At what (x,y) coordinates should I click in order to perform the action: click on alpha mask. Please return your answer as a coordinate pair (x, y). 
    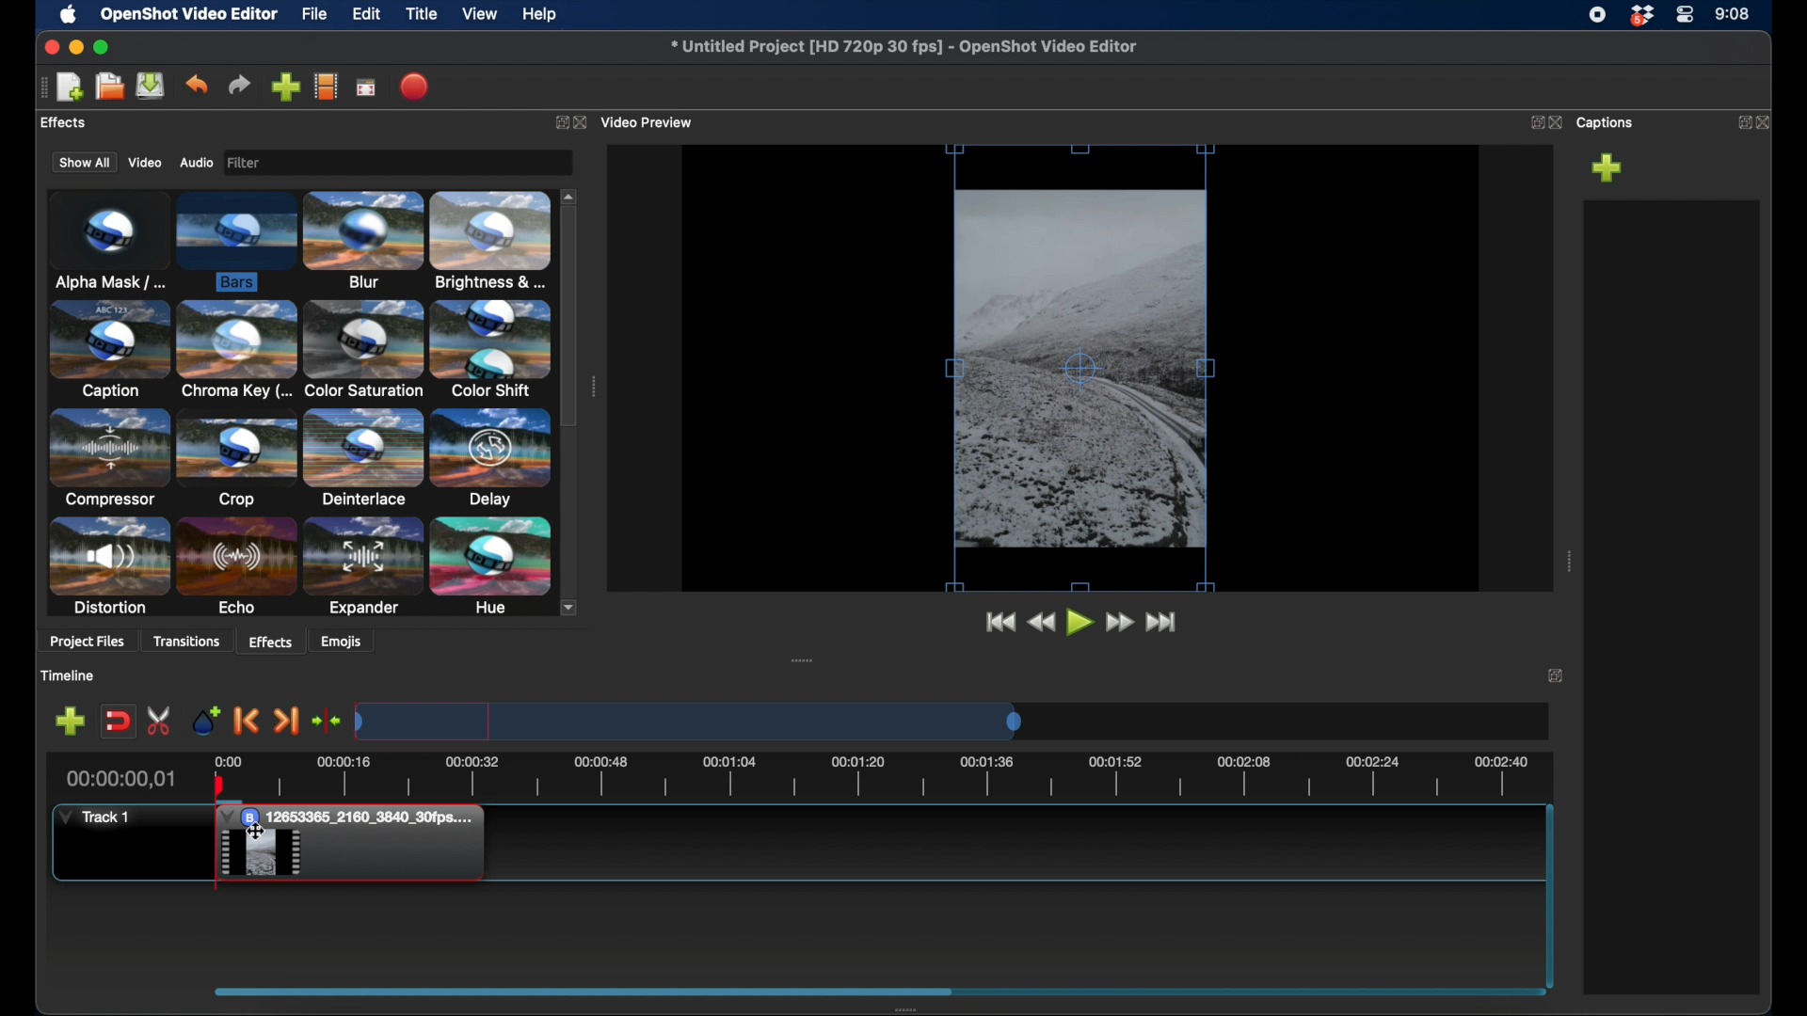
    Looking at the image, I should click on (106, 238).